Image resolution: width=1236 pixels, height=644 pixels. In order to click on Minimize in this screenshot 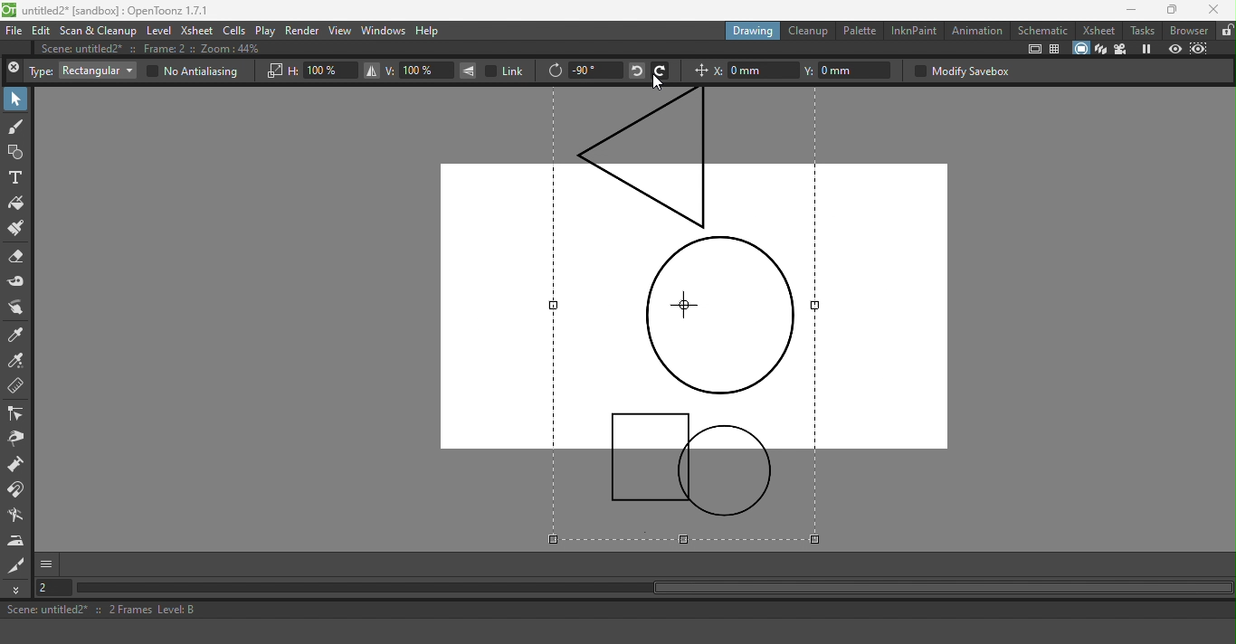, I will do `click(1125, 10)`.